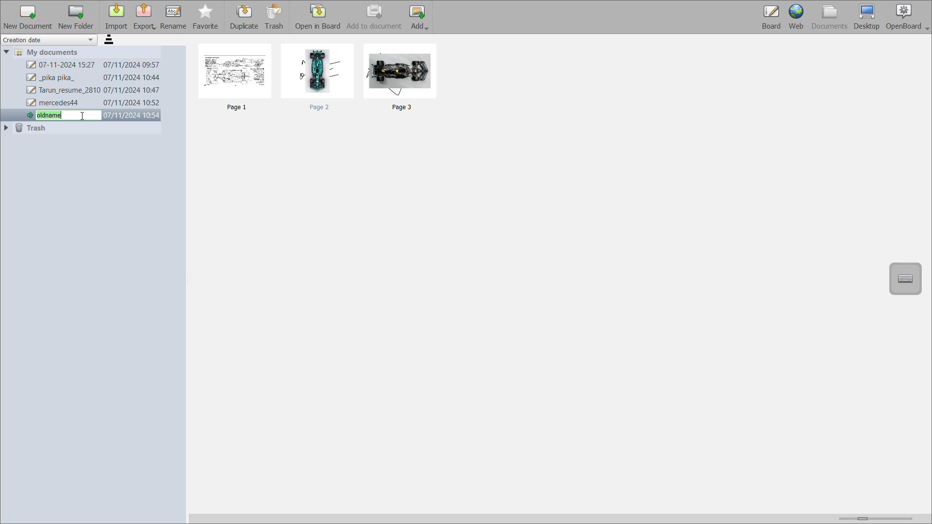 The height and width of the screenshot is (524, 932). What do you see at coordinates (319, 77) in the screenshot?
I see `page2` at bounding box center [319, 77].